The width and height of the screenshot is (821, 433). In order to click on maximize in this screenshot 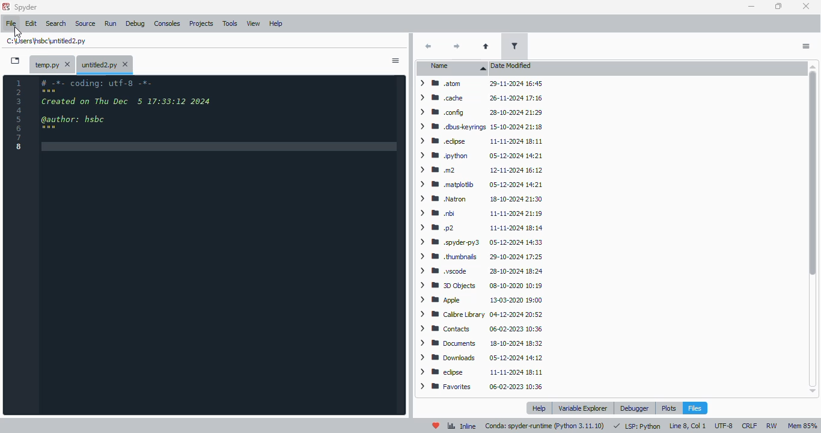, I will do `click(780, 6)`.